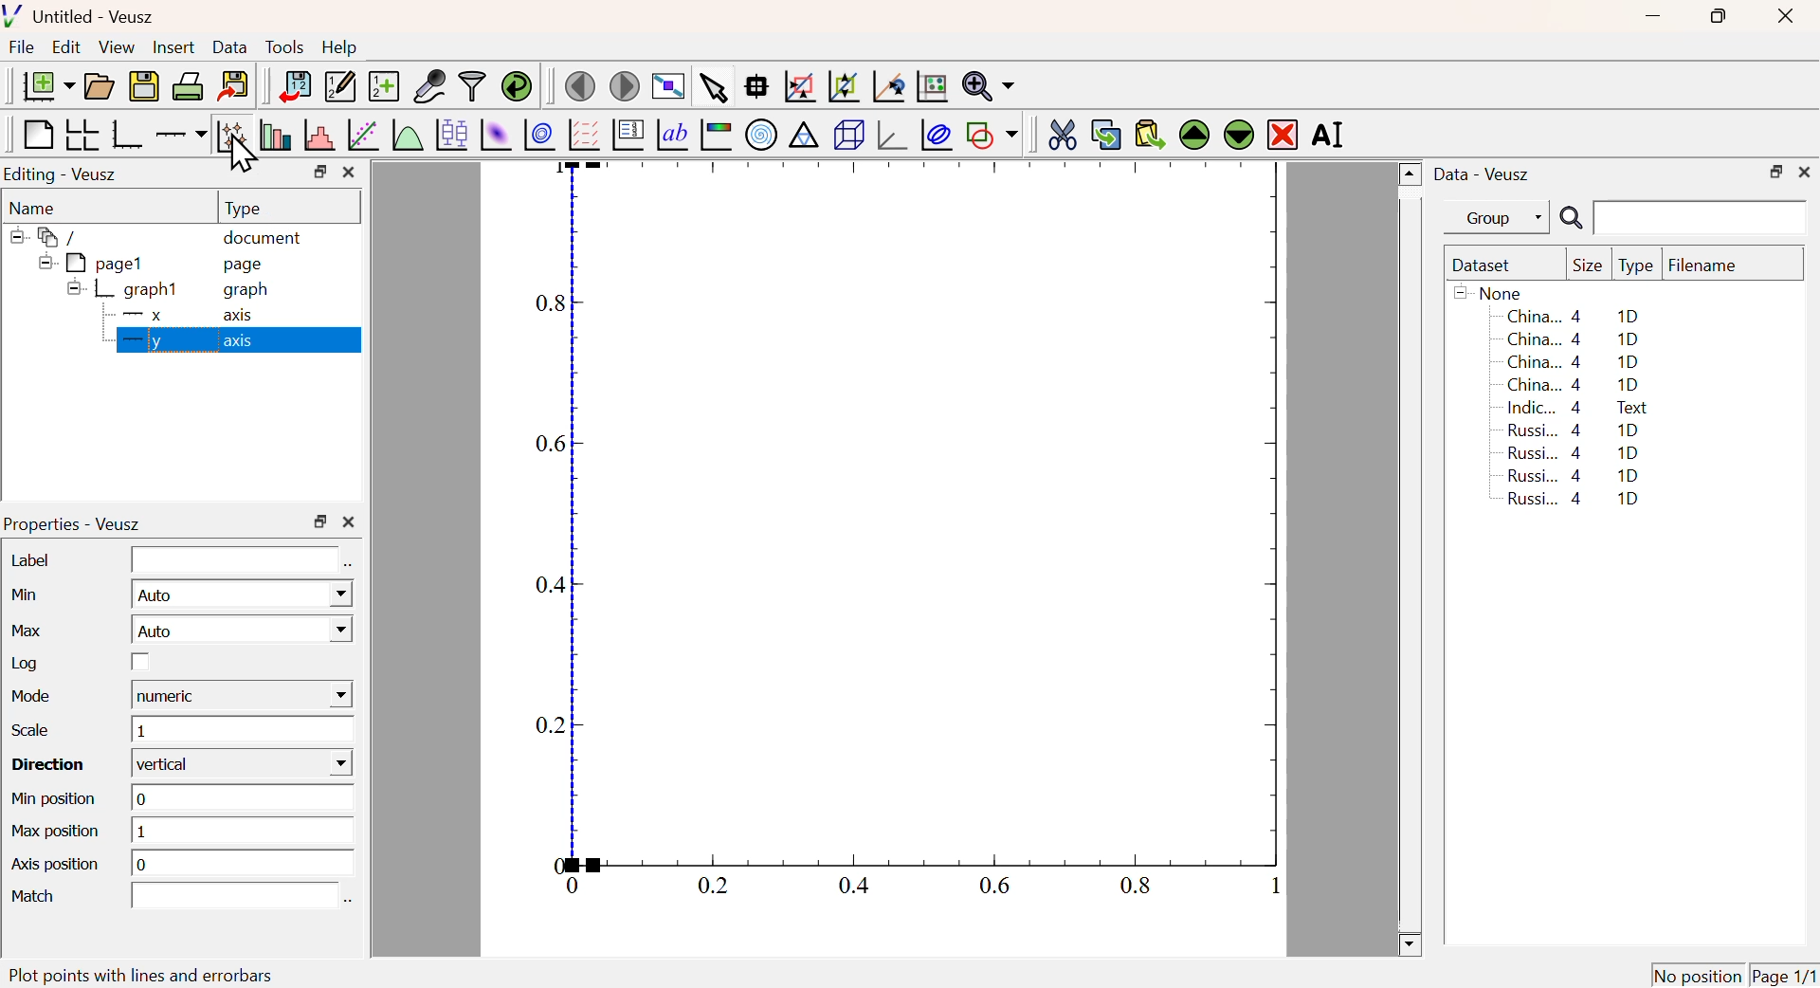 The height and width of the screenshot is (988, 1820). Describe the element at coordinates (1331, 134) in the screenshot. I see `Rename` at that location.